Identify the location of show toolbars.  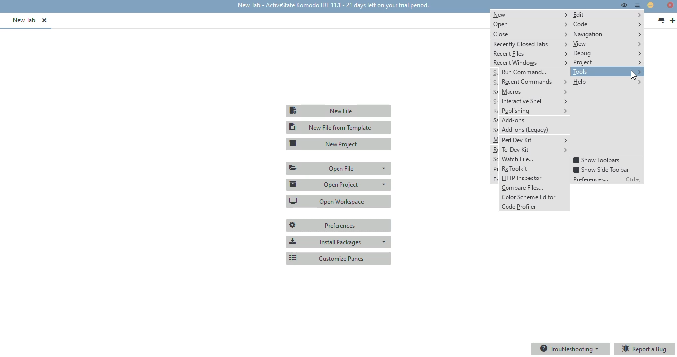
(597, 160).